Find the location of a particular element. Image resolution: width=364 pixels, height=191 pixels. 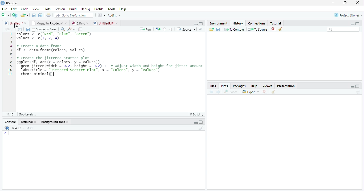

Untitled1* is located at coordinates (13, 23).